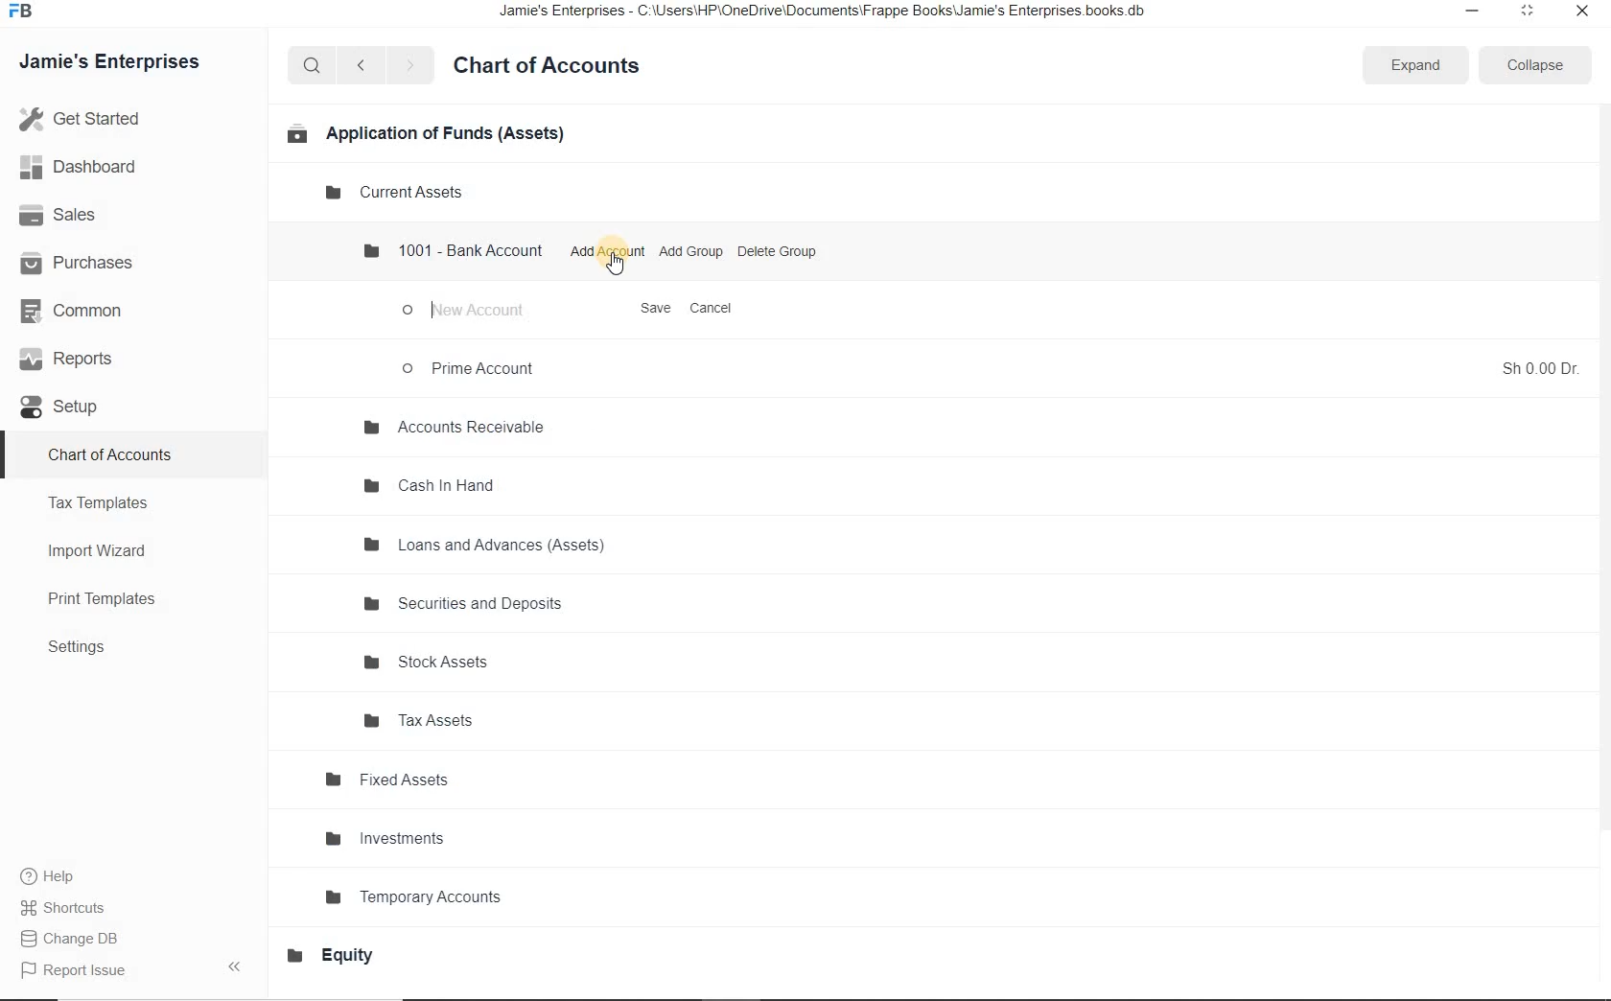 This screenshot has width=1611, height=1001. Describe the element at coordinates (424, 132) in the screenshot. I see `Application of Funds (Assets)` at that location.